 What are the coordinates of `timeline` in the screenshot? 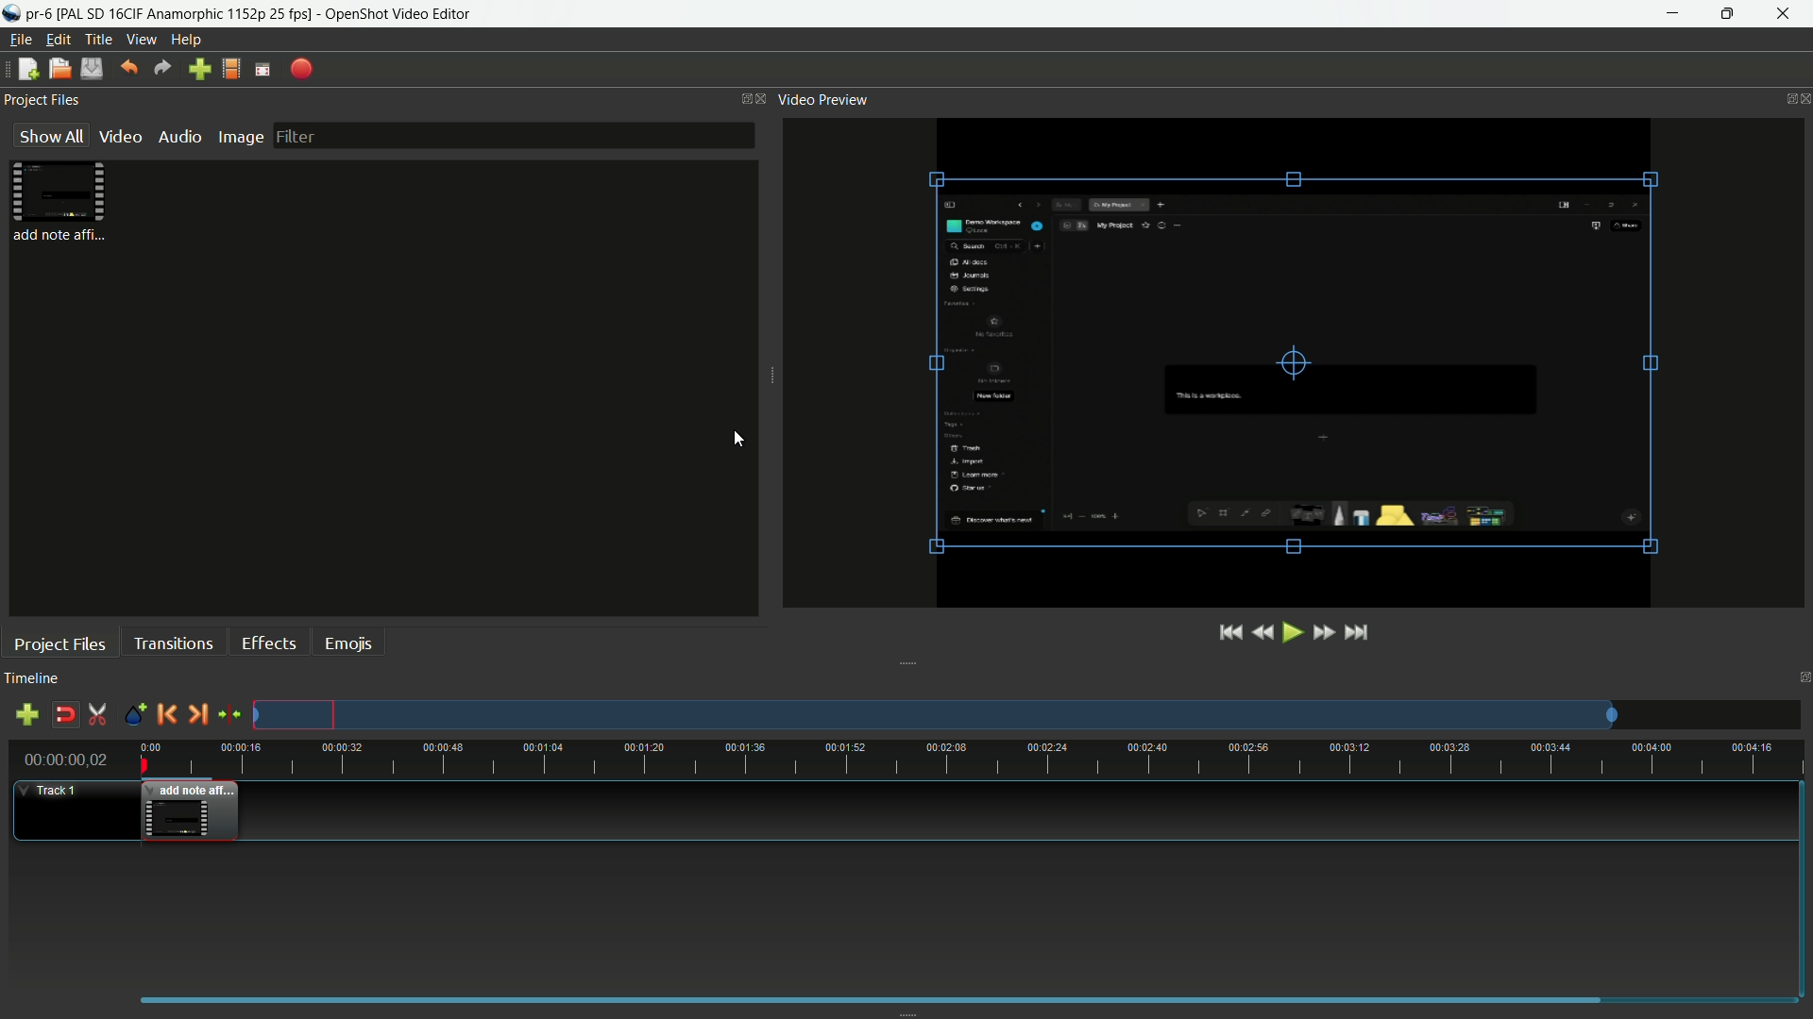 It's located at (32, 677).